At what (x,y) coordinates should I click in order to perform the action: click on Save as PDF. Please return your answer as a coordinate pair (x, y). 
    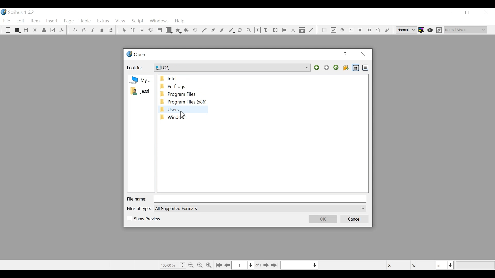
    Looking at the image, I should click on (61, 31).